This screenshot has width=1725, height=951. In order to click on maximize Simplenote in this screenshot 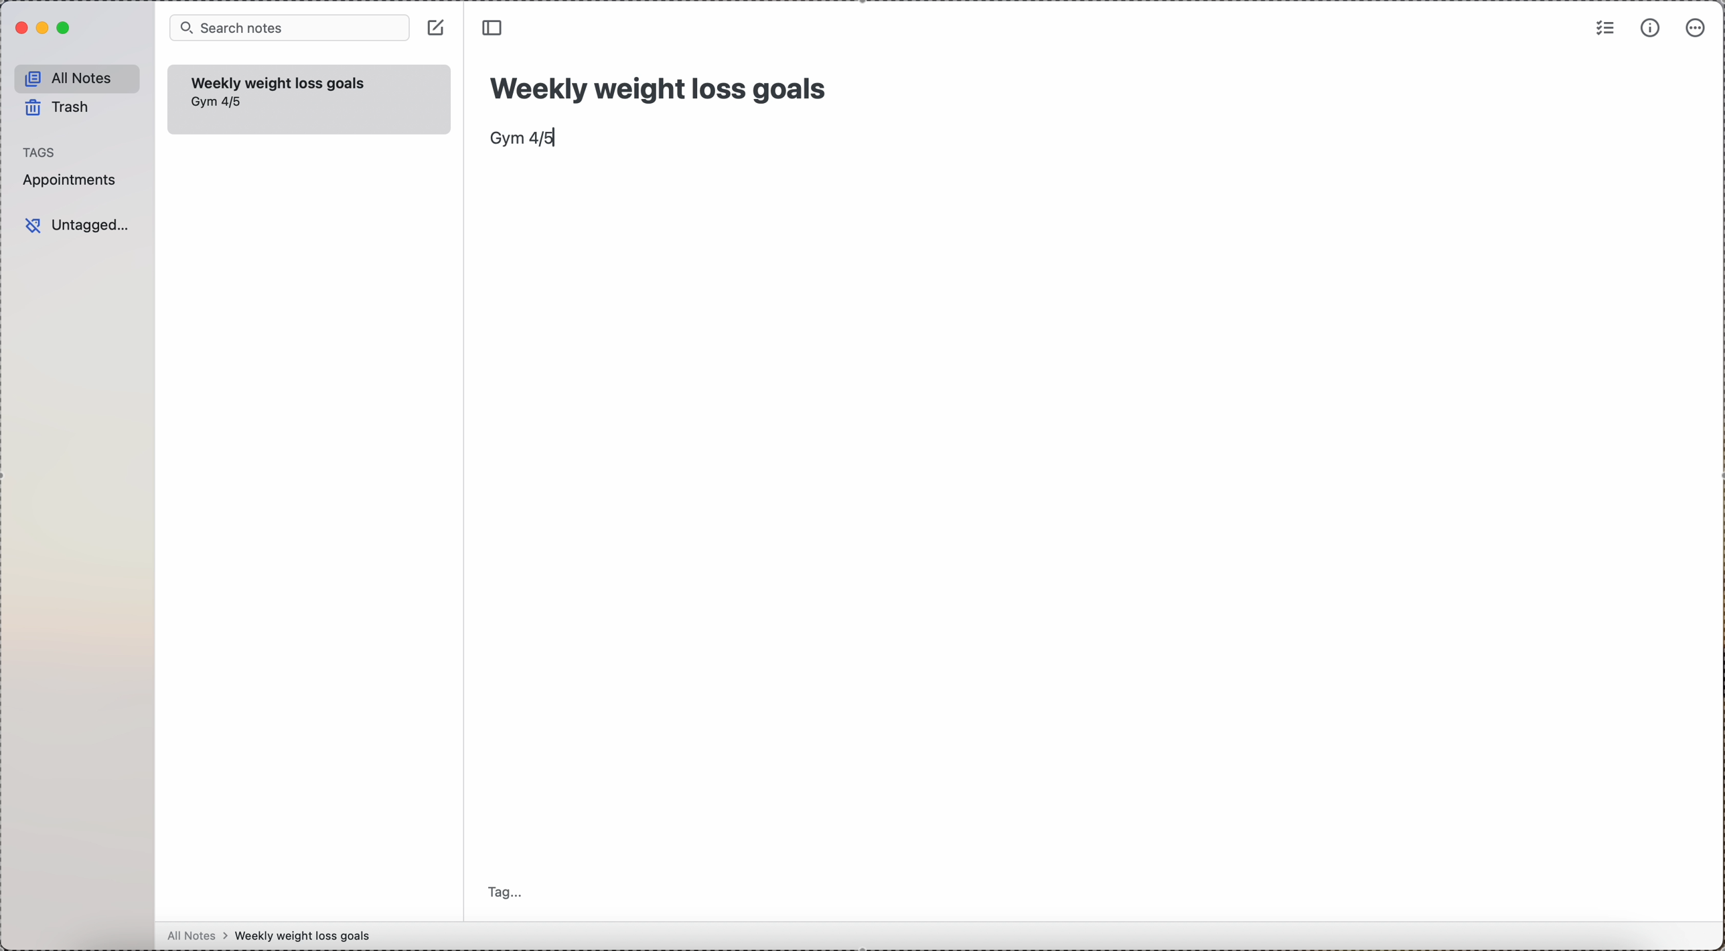, I will do `click(66, 28)`.